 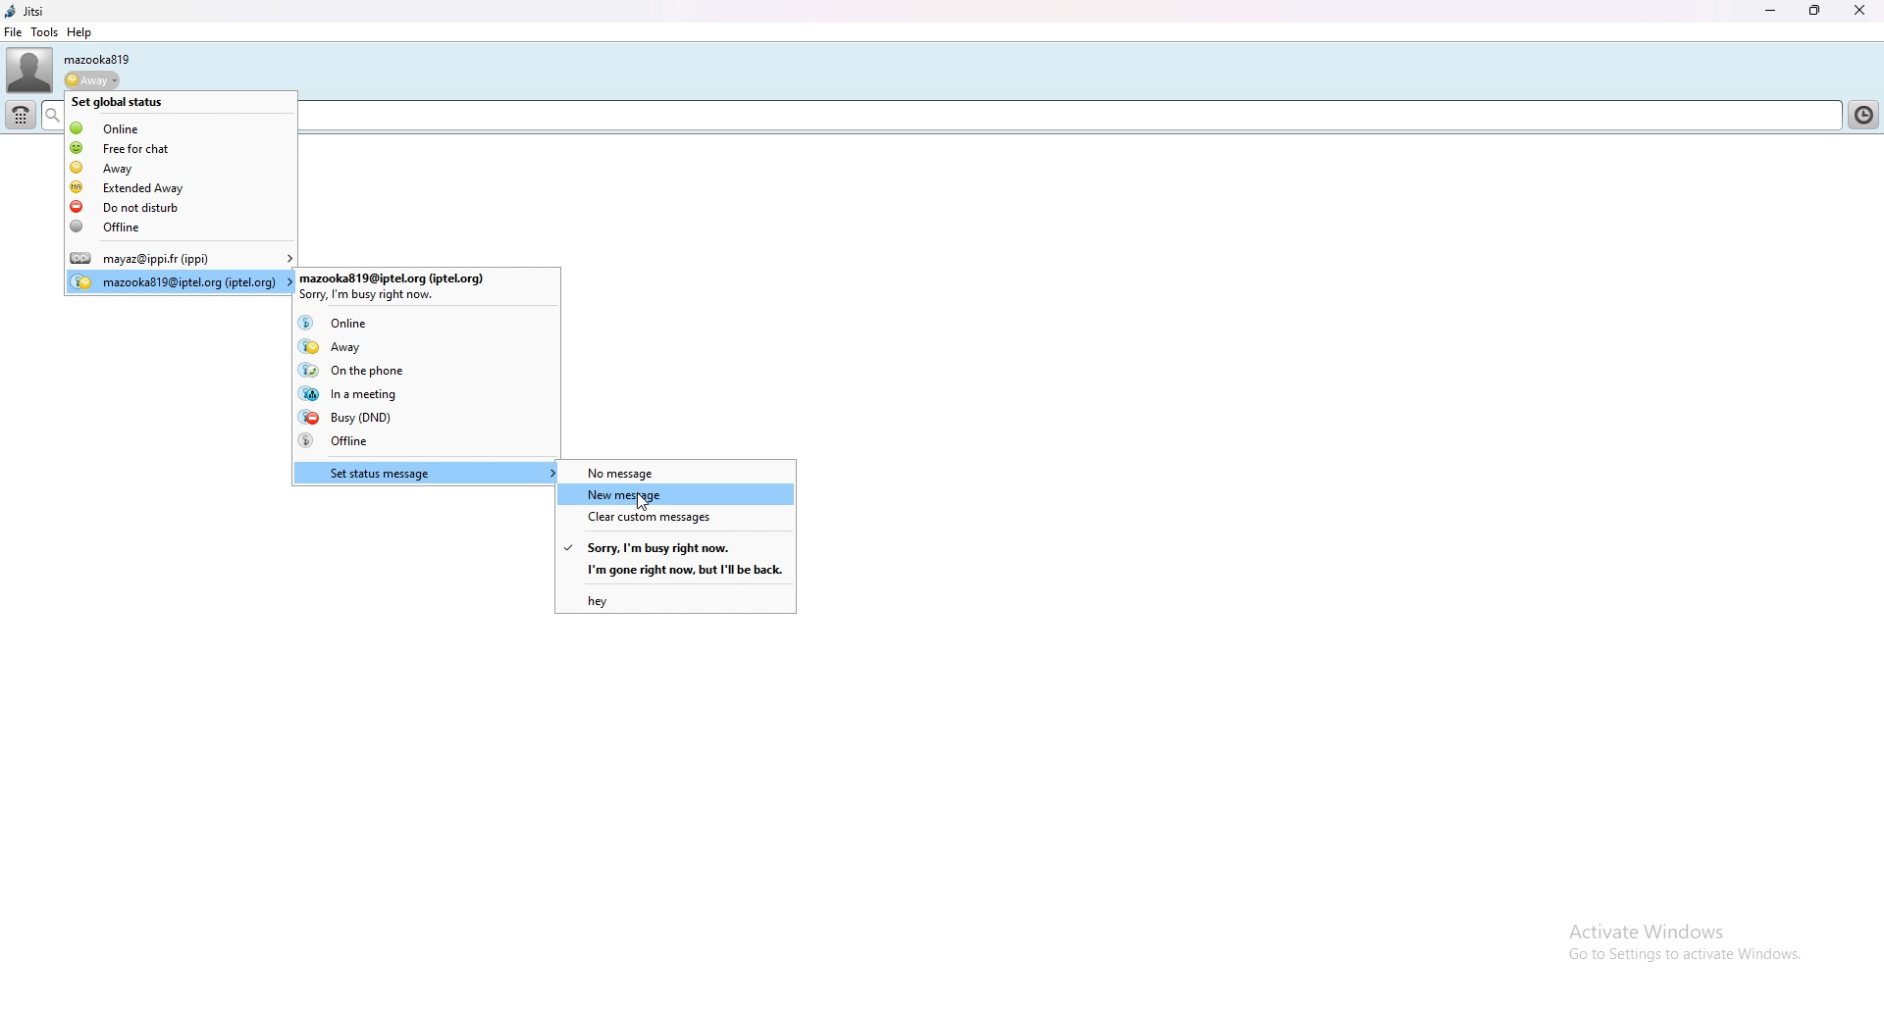 What do you see at coordinates (426, 321) in the screenshot?
I see `online` at bounding box center [426, 321].